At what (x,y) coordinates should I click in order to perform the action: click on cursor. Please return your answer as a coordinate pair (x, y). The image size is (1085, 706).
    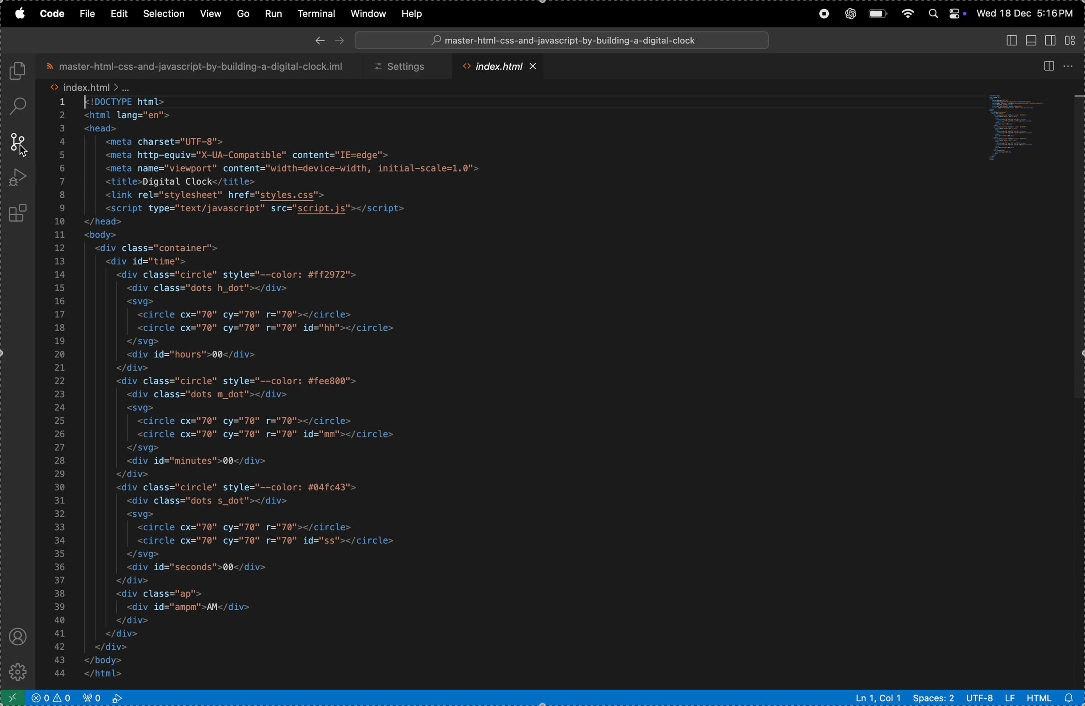
    Looking at the image, I should click on (26, 149).